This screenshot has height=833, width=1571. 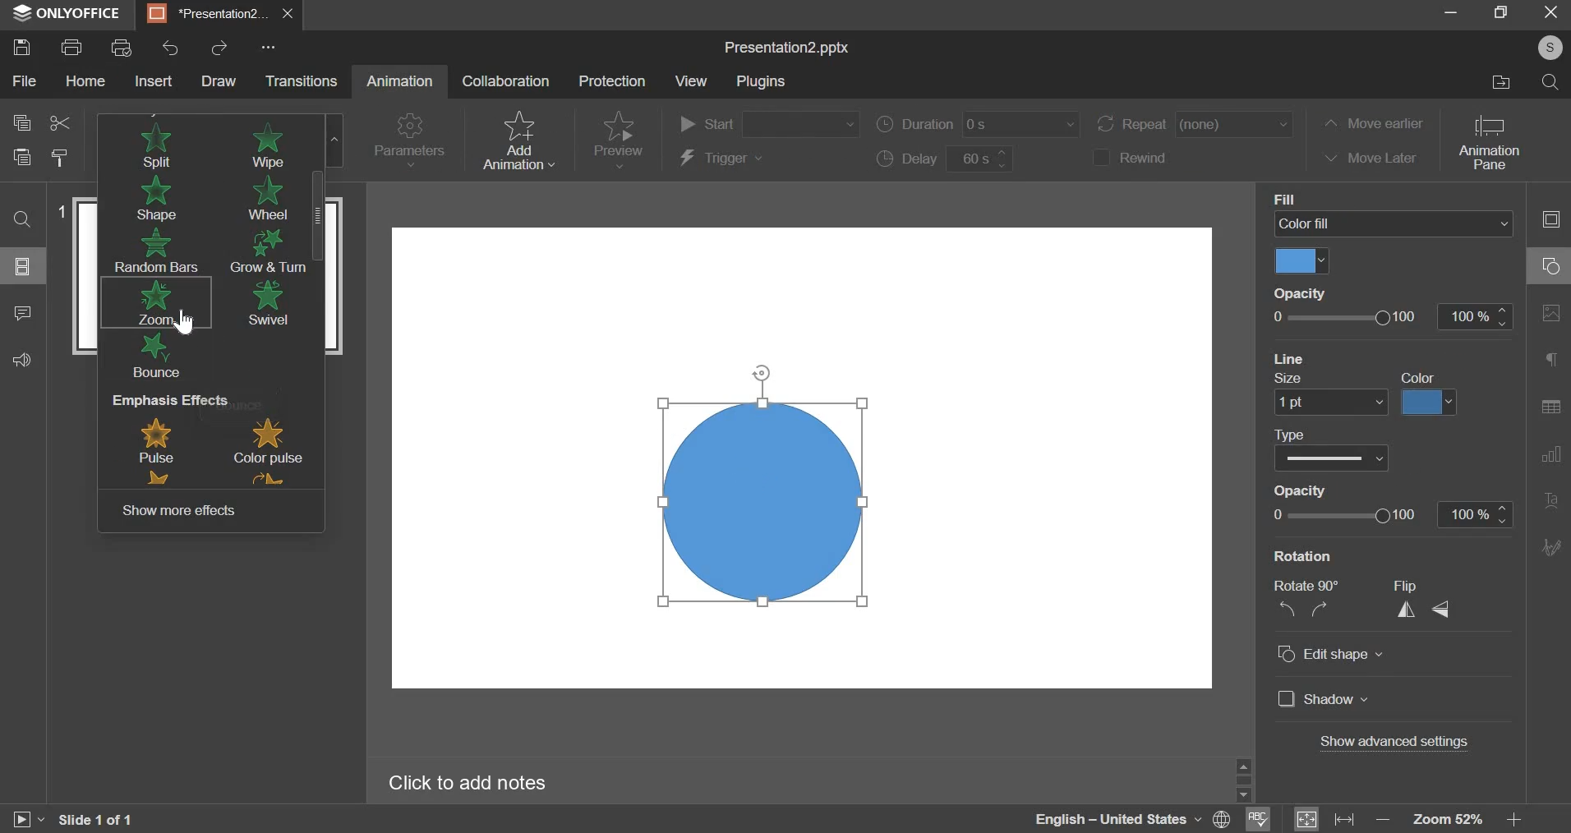 What do you see at coordinates (1552, 82) in the screenshot?
I see `search` at bounding box center [1552, 82].